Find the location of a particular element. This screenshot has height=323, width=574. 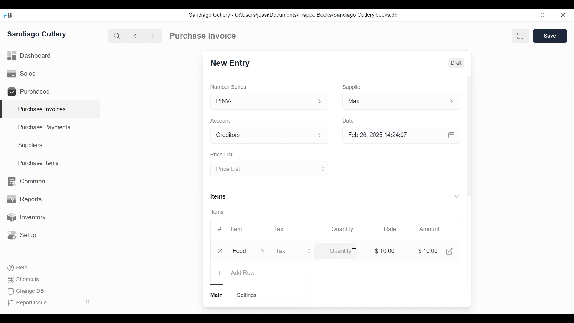

Items is located at coordinates (219, 212).